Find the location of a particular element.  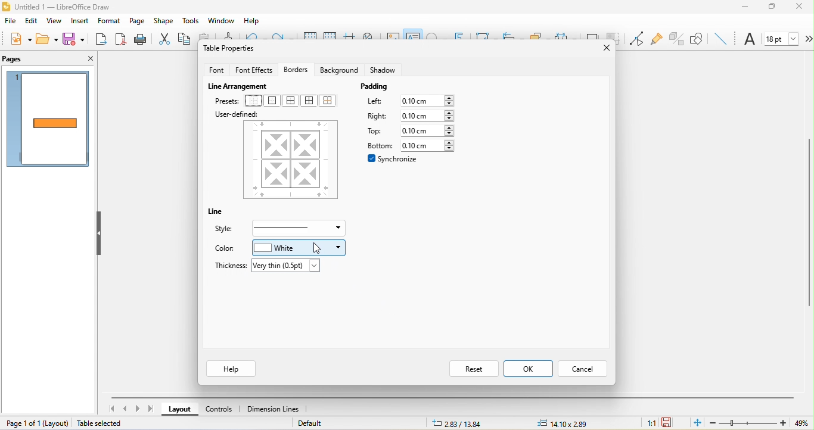

0.10 cm is located at coordinates (429, 129).